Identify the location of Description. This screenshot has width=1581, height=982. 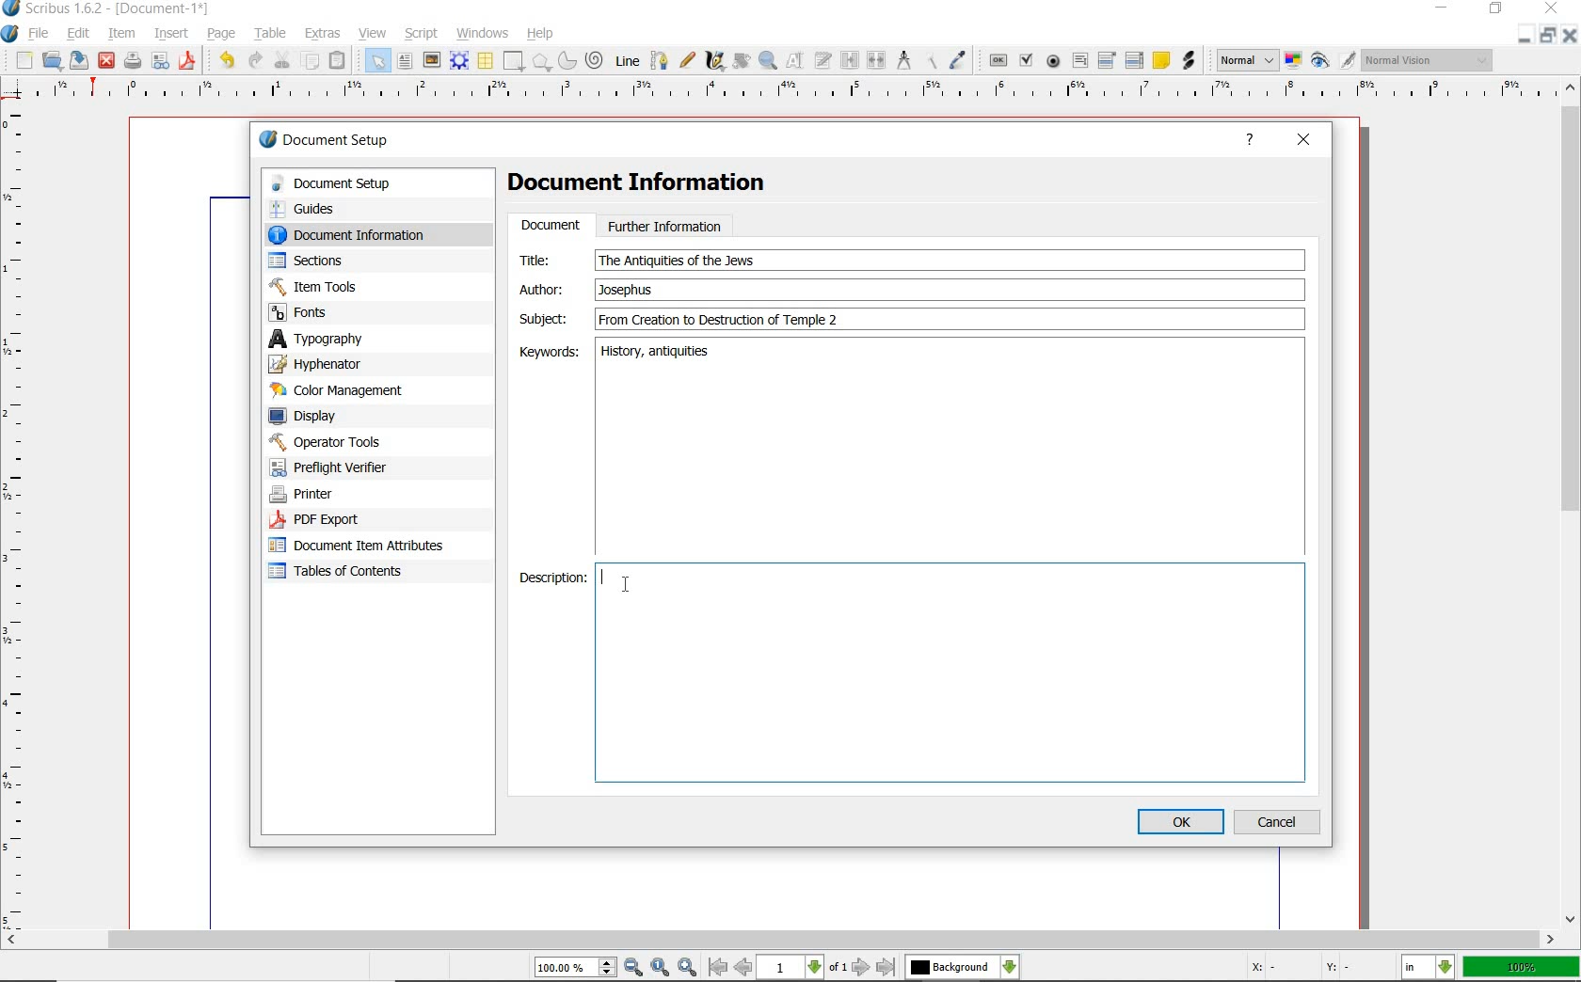
(955, 678).